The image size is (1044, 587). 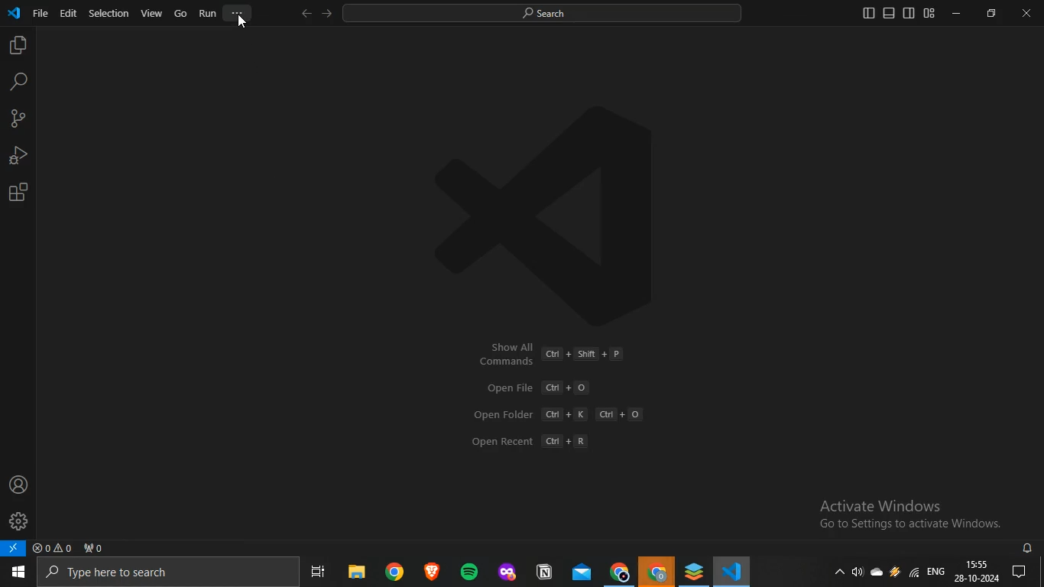 What do you see at coordinates (733, 572) in the screenshot?
I see `VScode` at bounding box center [733, 572].